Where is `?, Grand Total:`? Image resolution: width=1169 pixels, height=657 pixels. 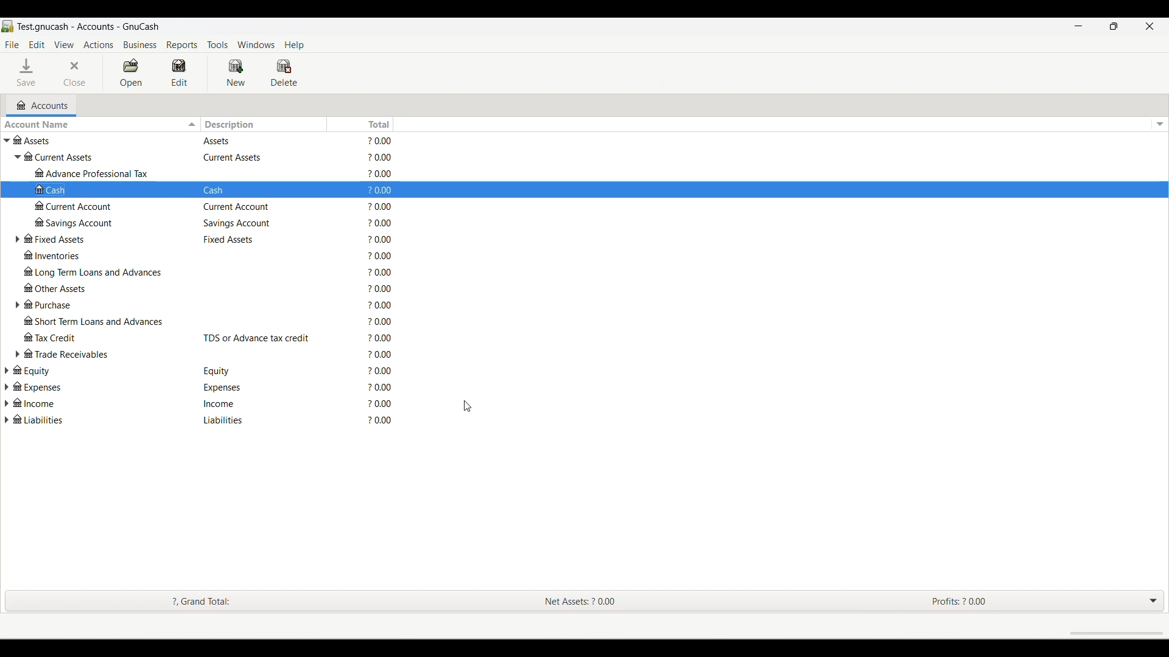 ?, Grand Total: is located at coordinates (205, 602).